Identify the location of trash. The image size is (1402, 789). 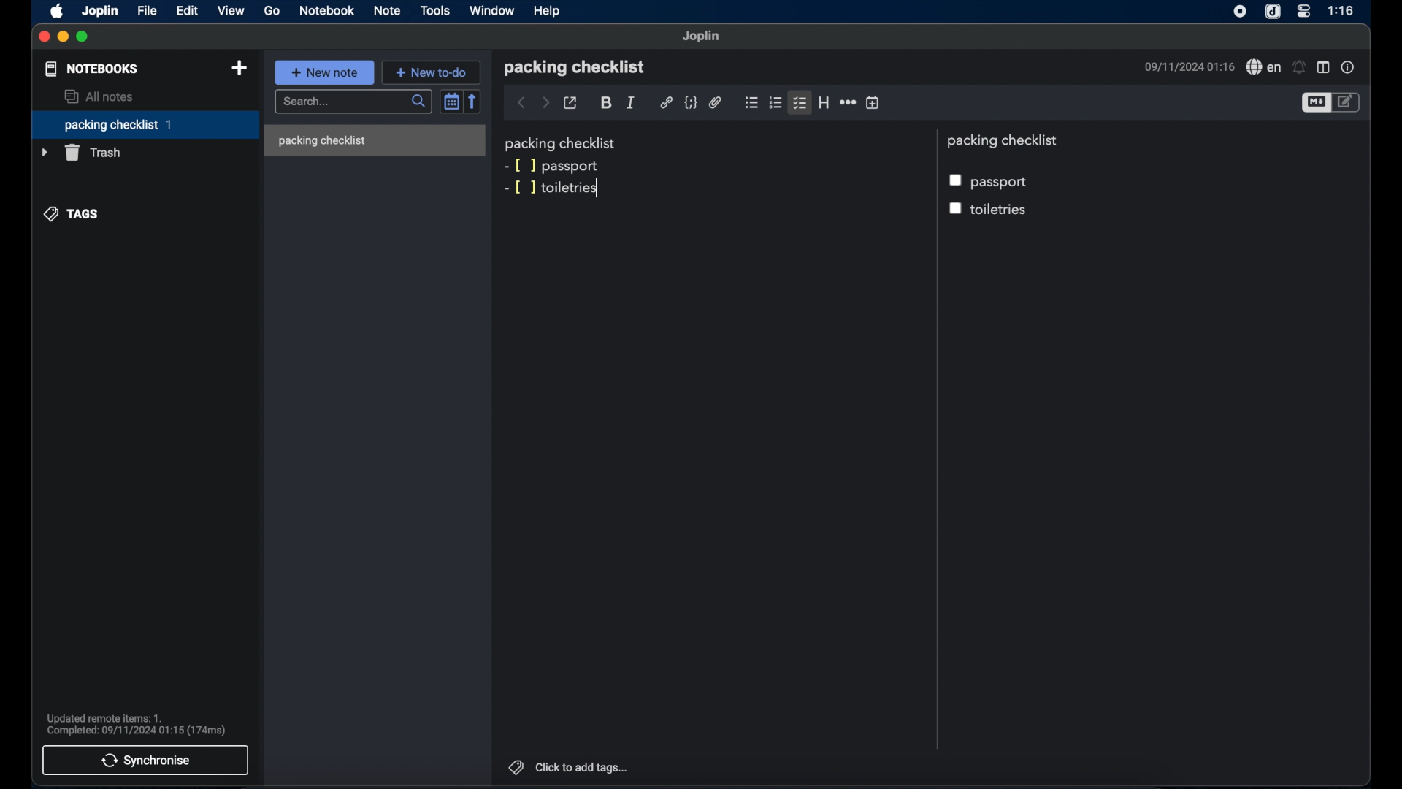
(83, 153).